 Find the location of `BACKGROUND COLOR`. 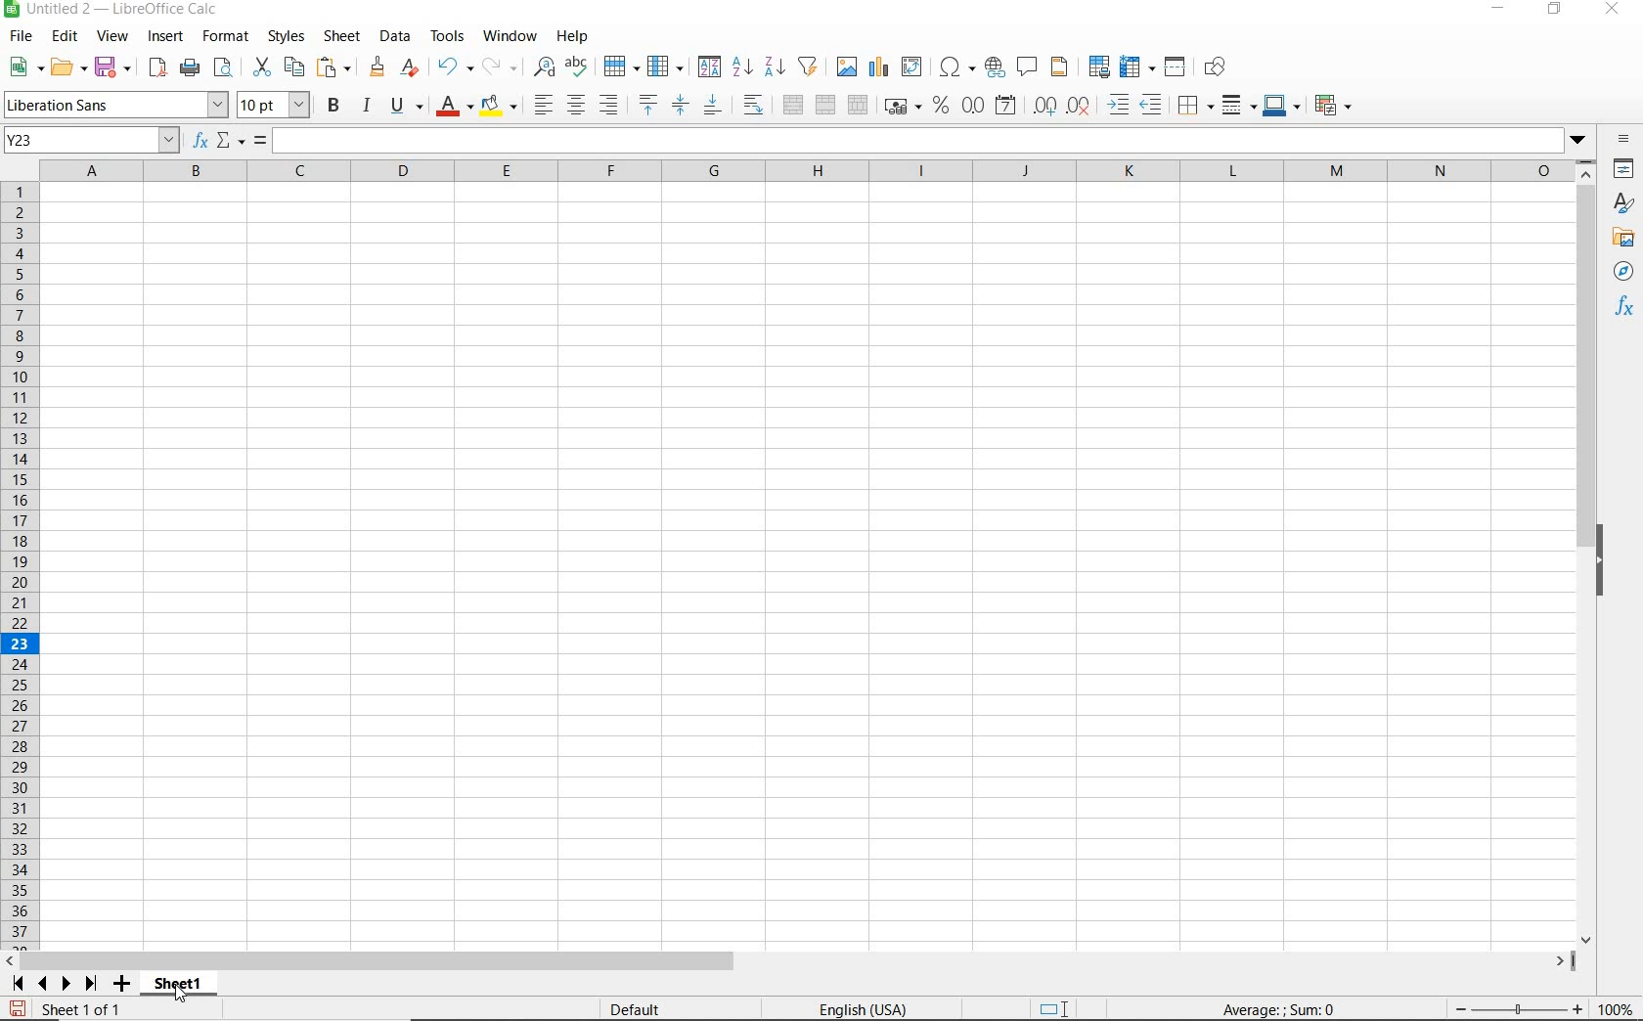

BACKGROUND COLOR is located at coordinates (499, 105).